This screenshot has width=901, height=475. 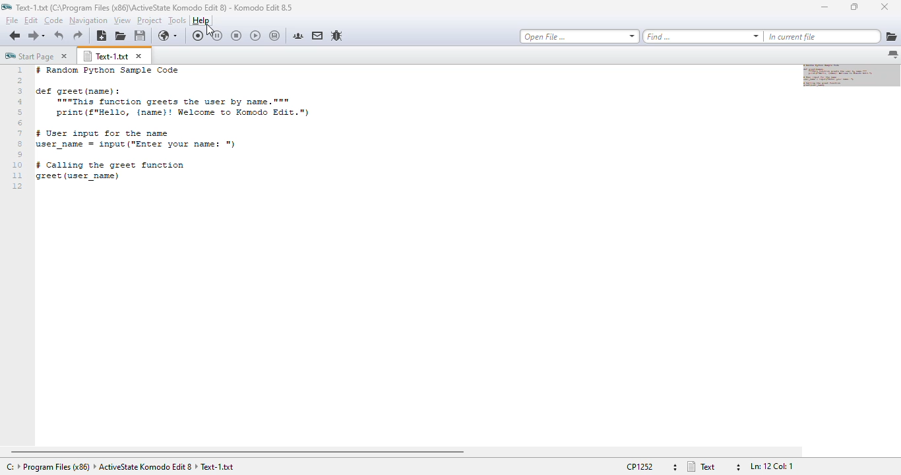 What do you see at coordinates (140, 36) in the screenshot?
I see `save file` at bounding box center [140, 36].